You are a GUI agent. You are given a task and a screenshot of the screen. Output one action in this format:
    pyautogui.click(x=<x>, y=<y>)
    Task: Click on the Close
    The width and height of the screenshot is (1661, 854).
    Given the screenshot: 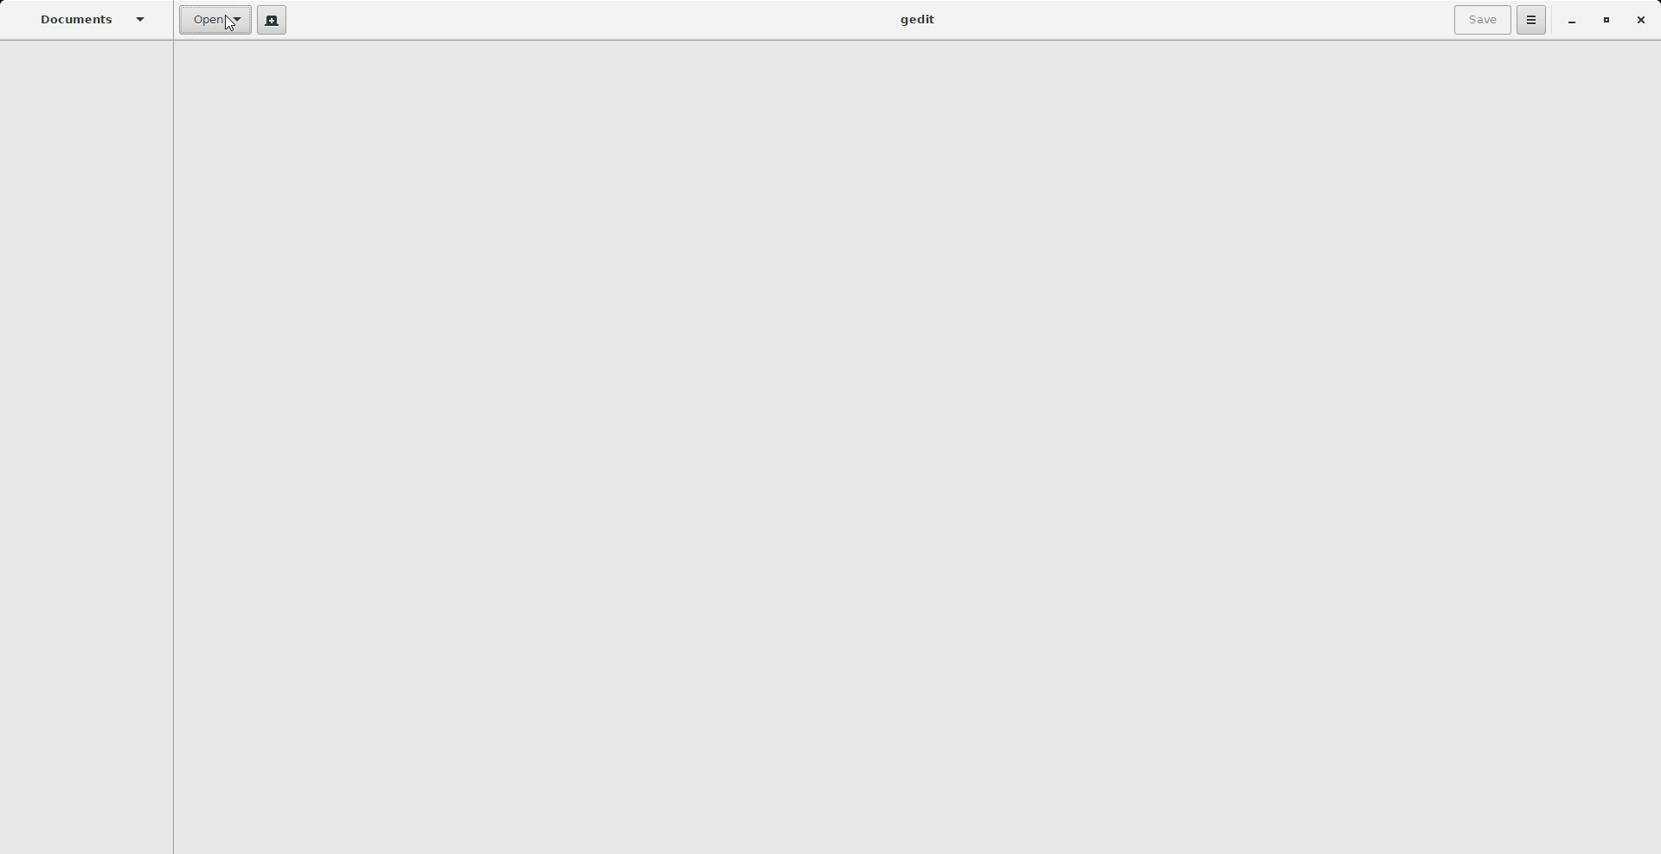 What is the action you would take?
    pyautogui.click(x=1641, y=22)
    